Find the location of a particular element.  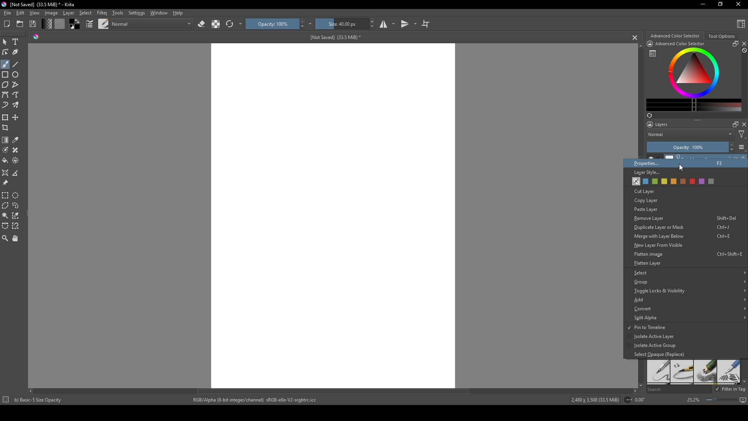

pencil is located at coordinates (682, 372).